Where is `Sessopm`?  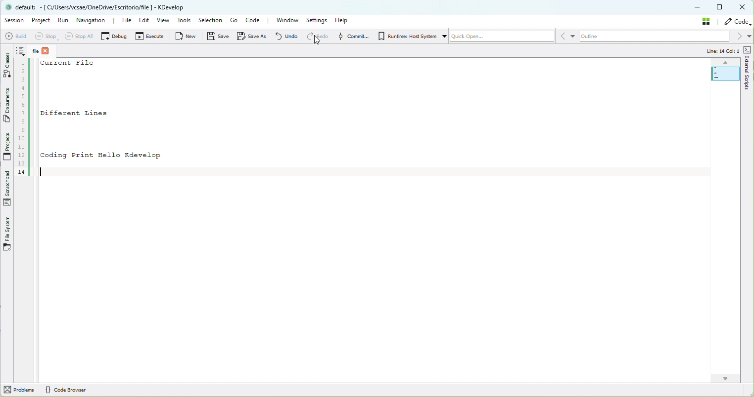
Sessopm is located at coordinates (15, 22).